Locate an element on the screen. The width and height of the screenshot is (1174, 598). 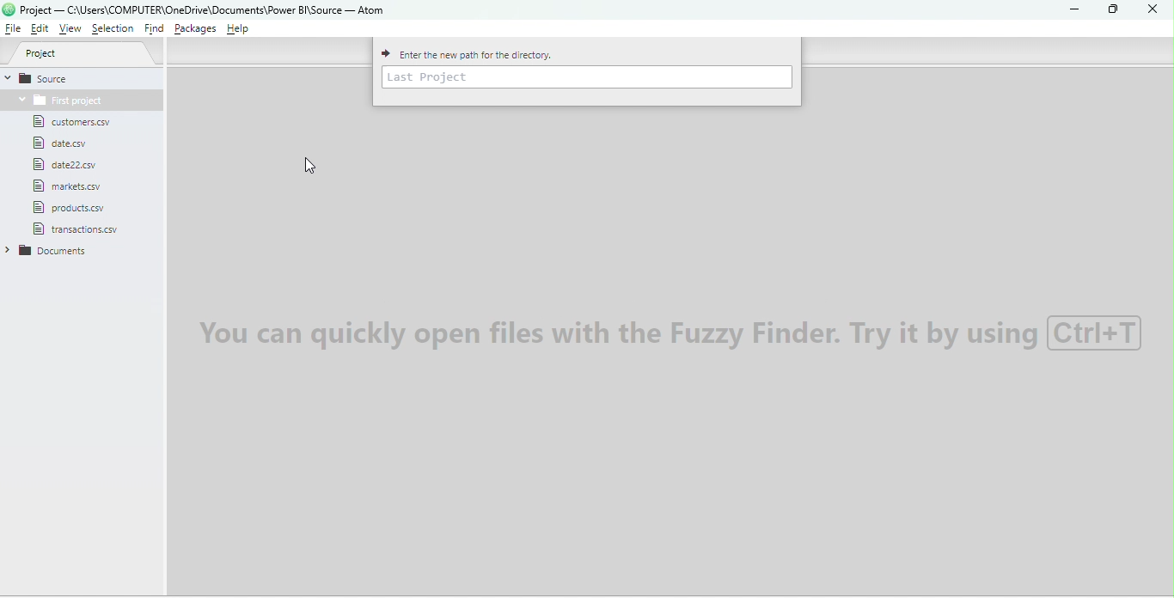
View is located at coordinates (71, 29).